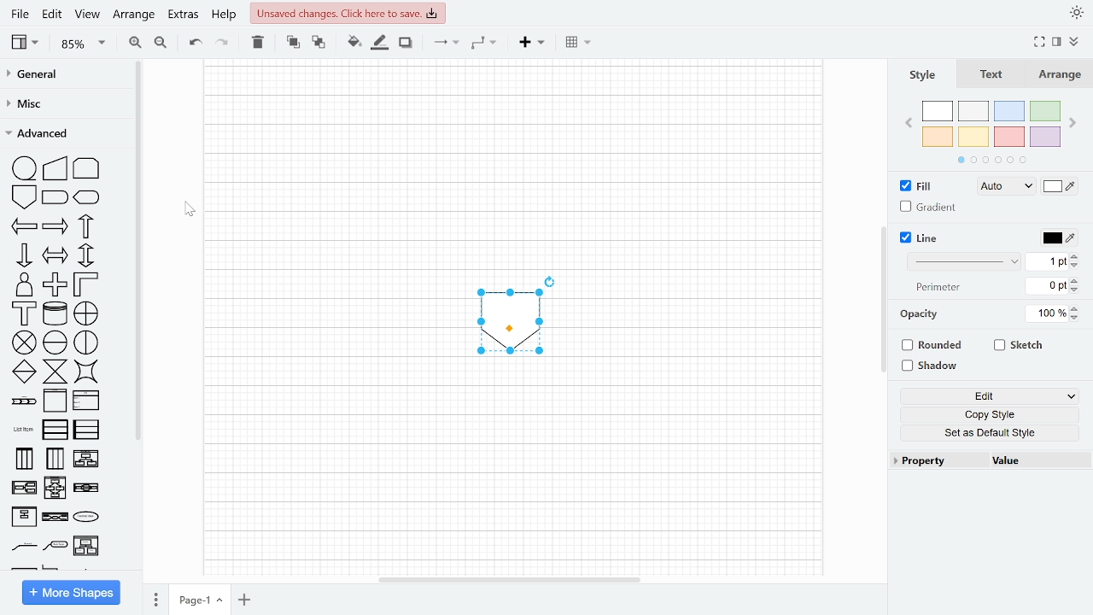 The width and height of the screenshot is (1093, 615). What do you see at coordinates (88, 460) in the screenshot?
I see `vertical tree layout` at bounding box center [88, 460].